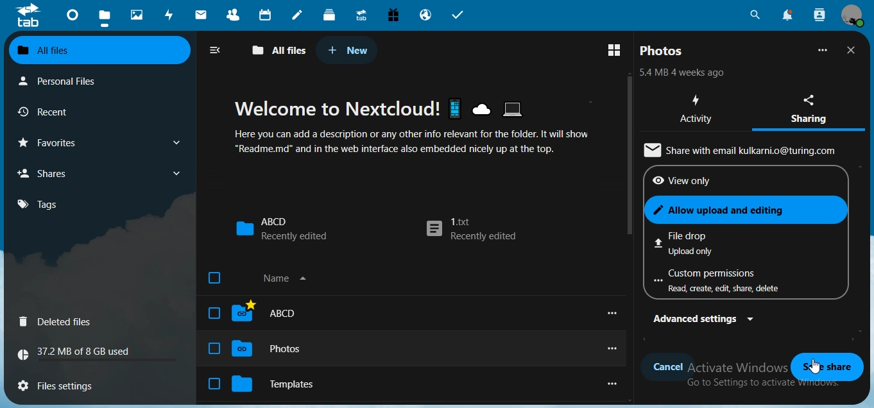  I want to click on text, so click(80, 353).